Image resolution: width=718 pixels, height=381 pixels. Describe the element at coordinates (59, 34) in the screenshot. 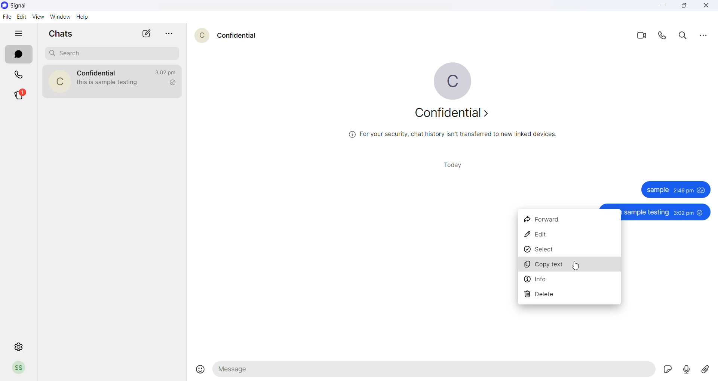

I see `chats heading` at that location.